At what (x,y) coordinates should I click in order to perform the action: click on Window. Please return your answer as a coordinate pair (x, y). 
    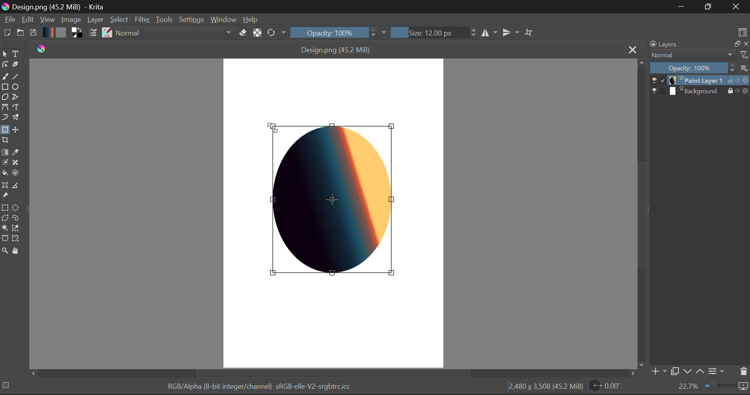
    Looking at the image, I should click on (223, 20).